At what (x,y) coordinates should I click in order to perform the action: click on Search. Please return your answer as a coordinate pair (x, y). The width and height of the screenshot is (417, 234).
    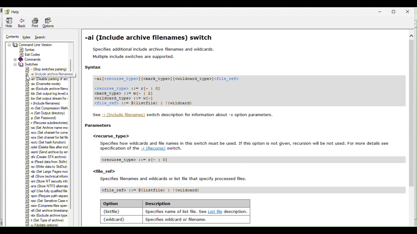
    Looking at the image, I should click on (40, 36).